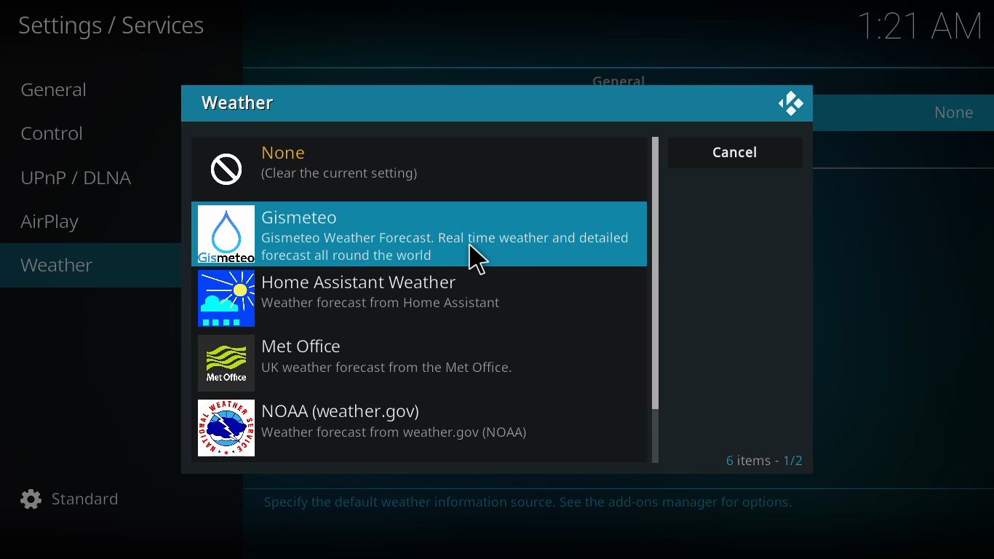 The width and height of the screenshot is (994, 559). What do you see at coordinates (73, 499) in the screenshot?
I see `standard` at bounding box center [73, 499].